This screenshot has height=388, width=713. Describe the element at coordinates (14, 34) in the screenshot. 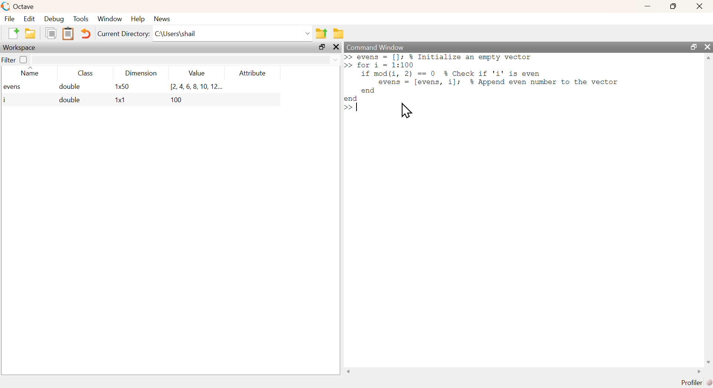

I see `new script` at that location.